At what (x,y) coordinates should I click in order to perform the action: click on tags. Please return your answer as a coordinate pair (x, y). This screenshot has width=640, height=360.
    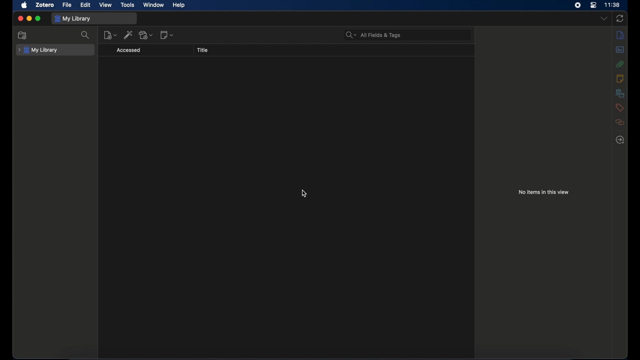
    Looking at the image, I should click on (620, 107).